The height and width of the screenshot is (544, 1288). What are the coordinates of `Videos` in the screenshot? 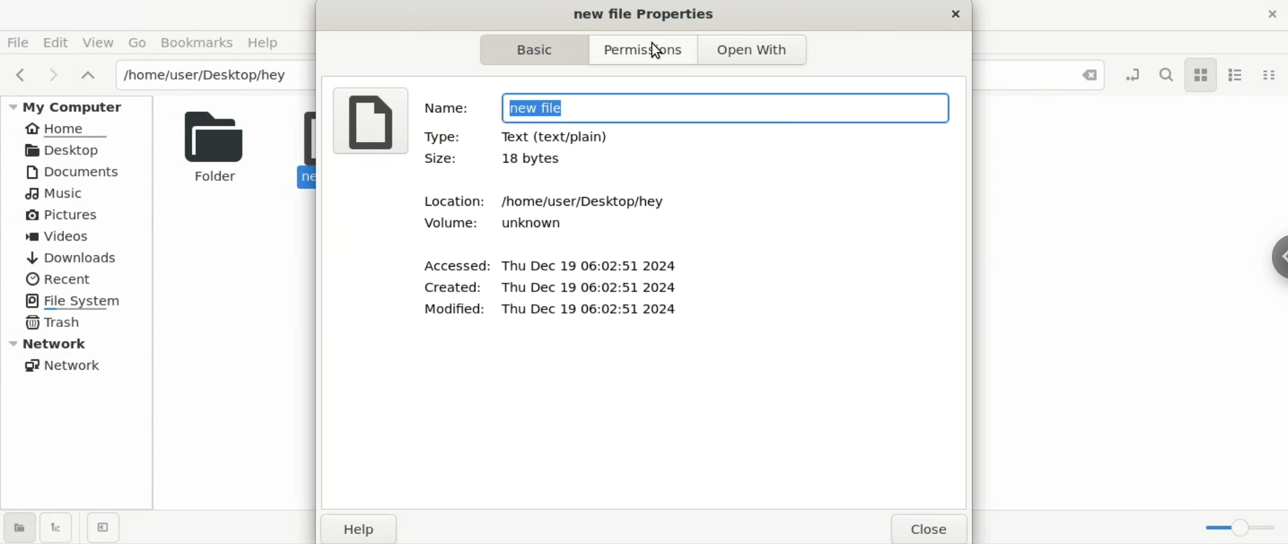 It's located at (68, 237).